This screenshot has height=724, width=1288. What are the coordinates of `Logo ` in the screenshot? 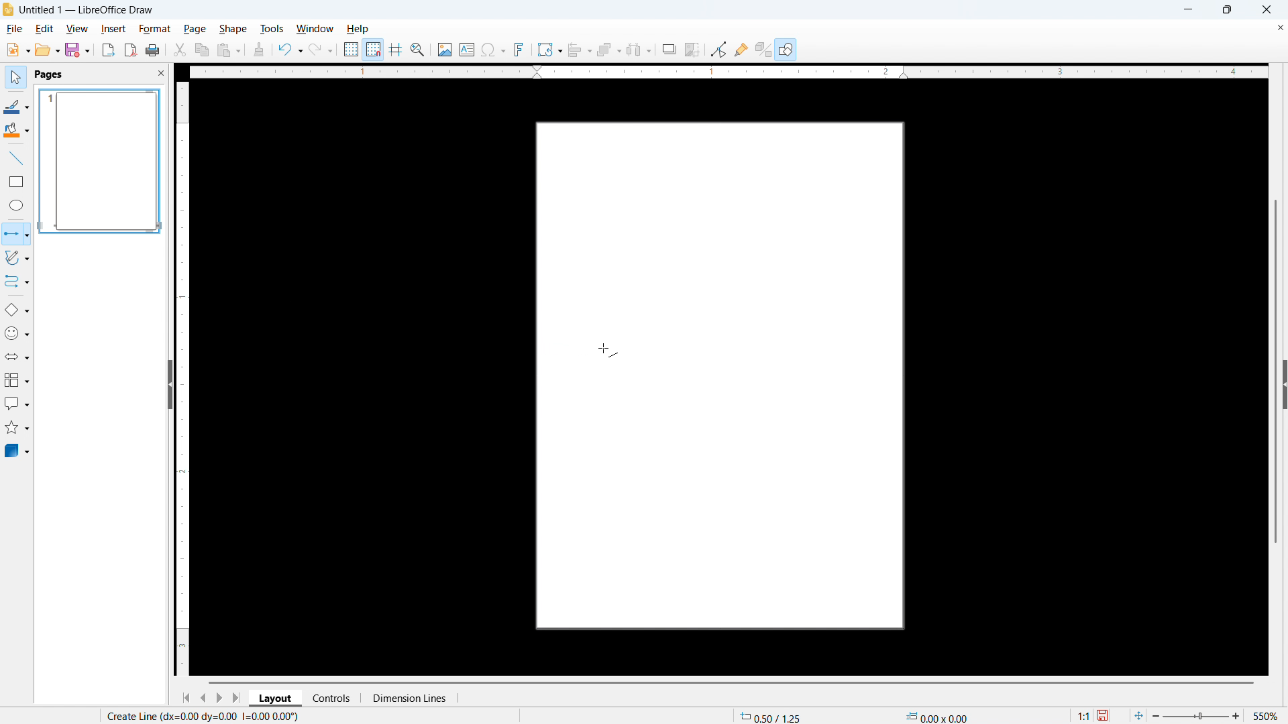 It's located at (9, 9).